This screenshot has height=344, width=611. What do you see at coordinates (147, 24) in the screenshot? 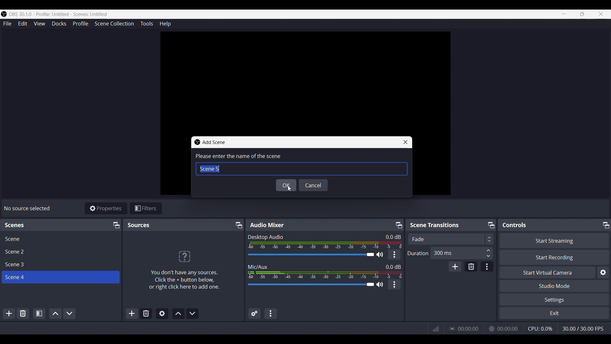
I see `Tools` at bounding box center [147, 24].